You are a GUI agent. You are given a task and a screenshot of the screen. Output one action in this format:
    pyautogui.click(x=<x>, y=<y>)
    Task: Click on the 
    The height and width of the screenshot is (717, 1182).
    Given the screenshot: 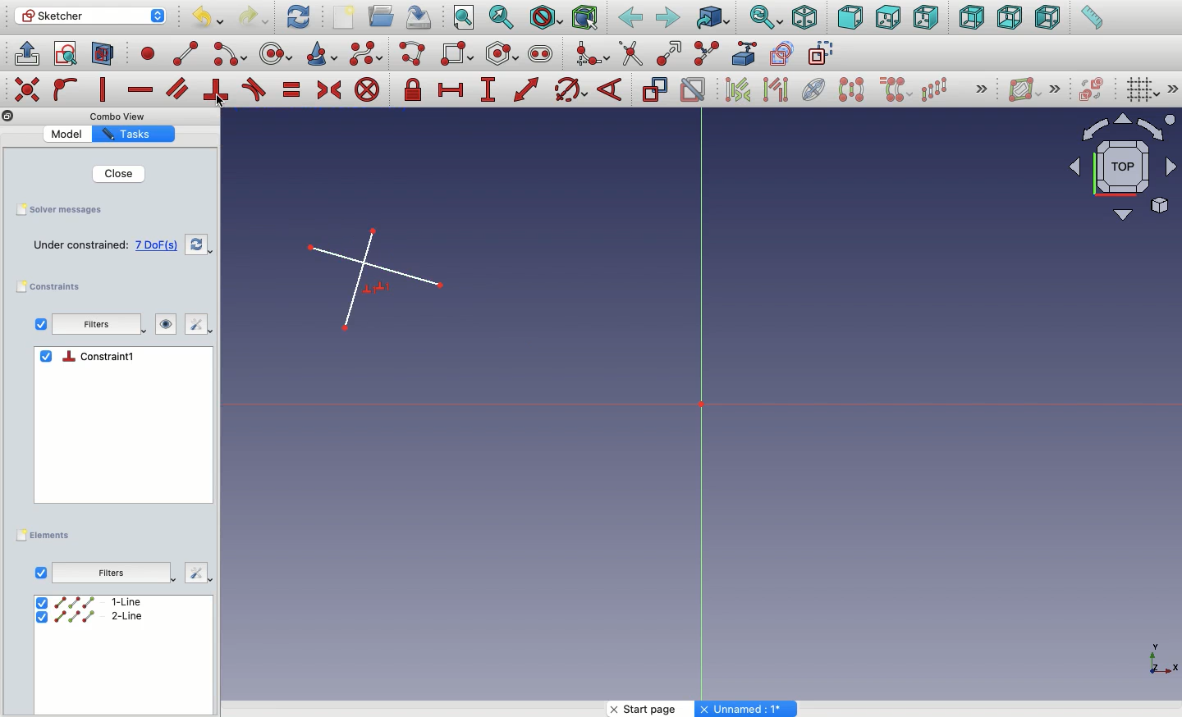 What is the action you would take?
    pyautogui.click(x=978, y=88)
    